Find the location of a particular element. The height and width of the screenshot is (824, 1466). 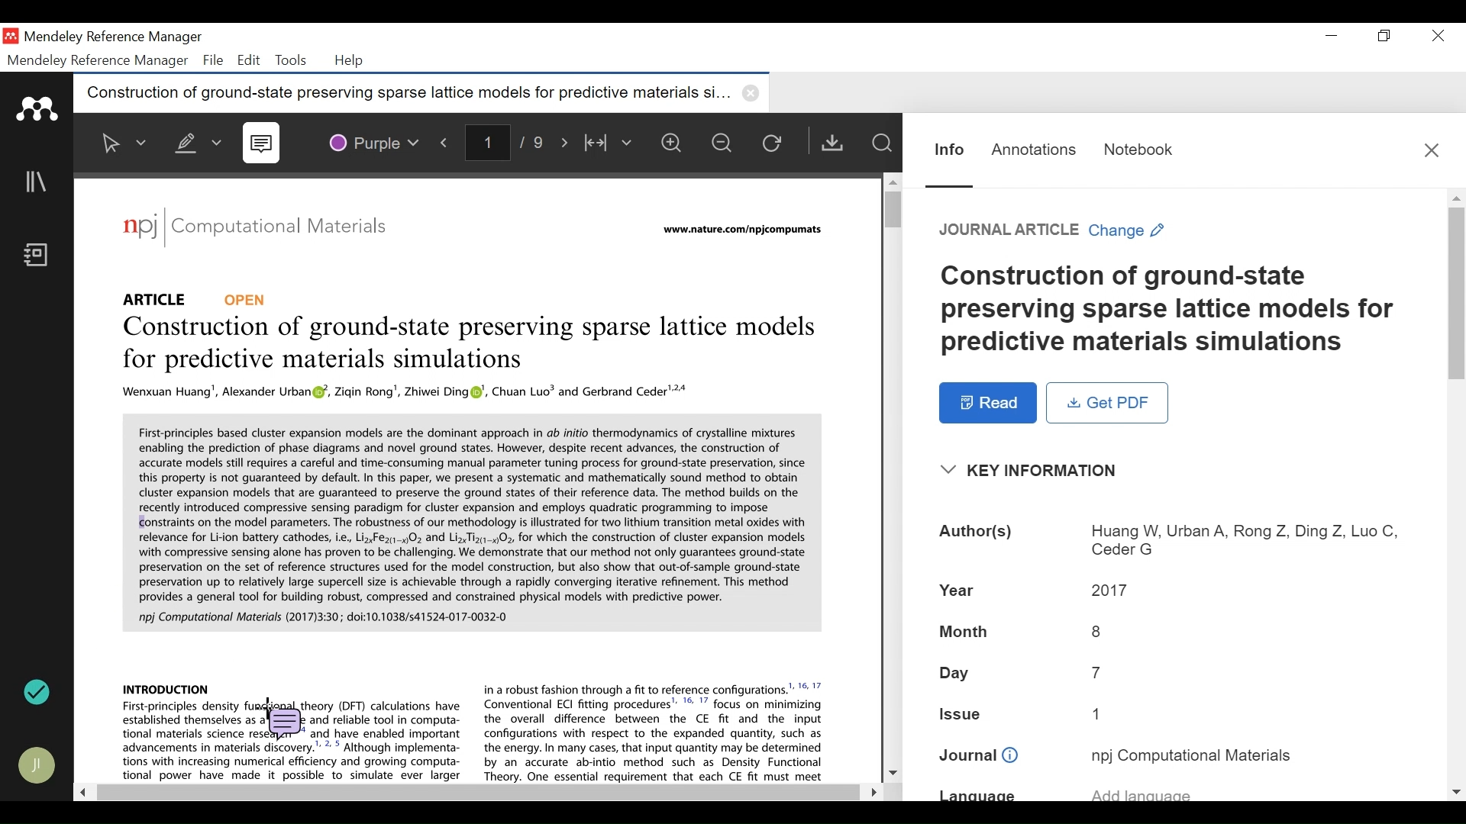

Language is located at coordinates (1172, 793).